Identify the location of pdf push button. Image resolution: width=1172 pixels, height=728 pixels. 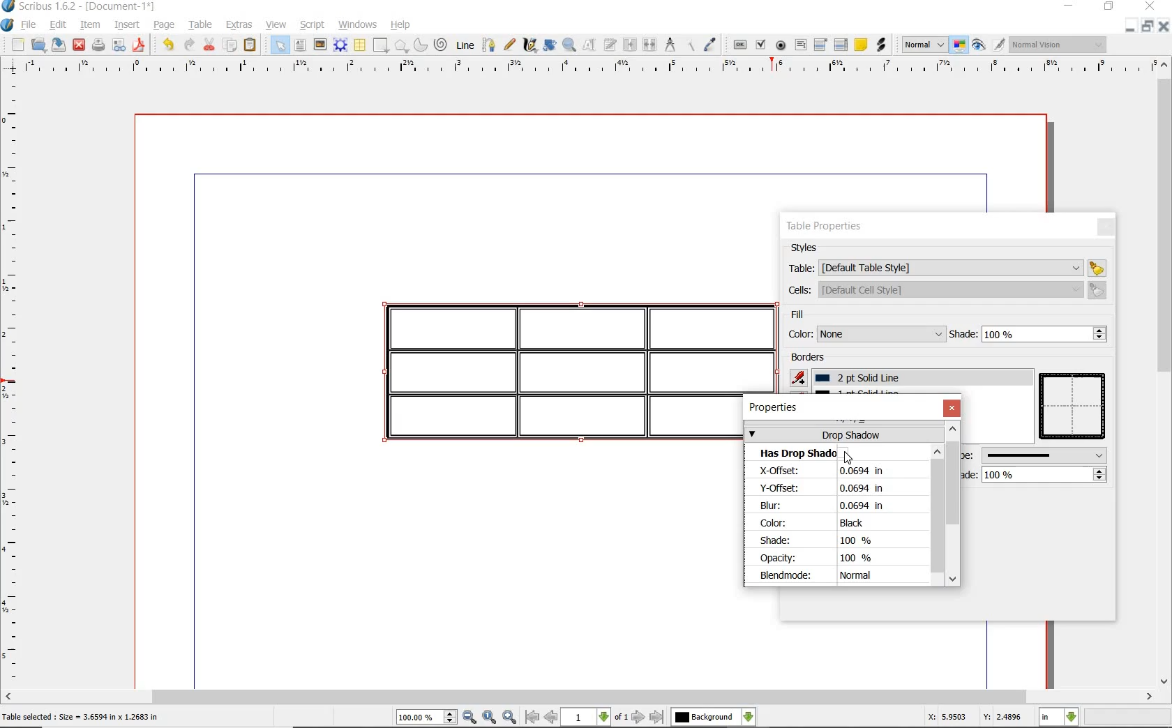
(740, 45).